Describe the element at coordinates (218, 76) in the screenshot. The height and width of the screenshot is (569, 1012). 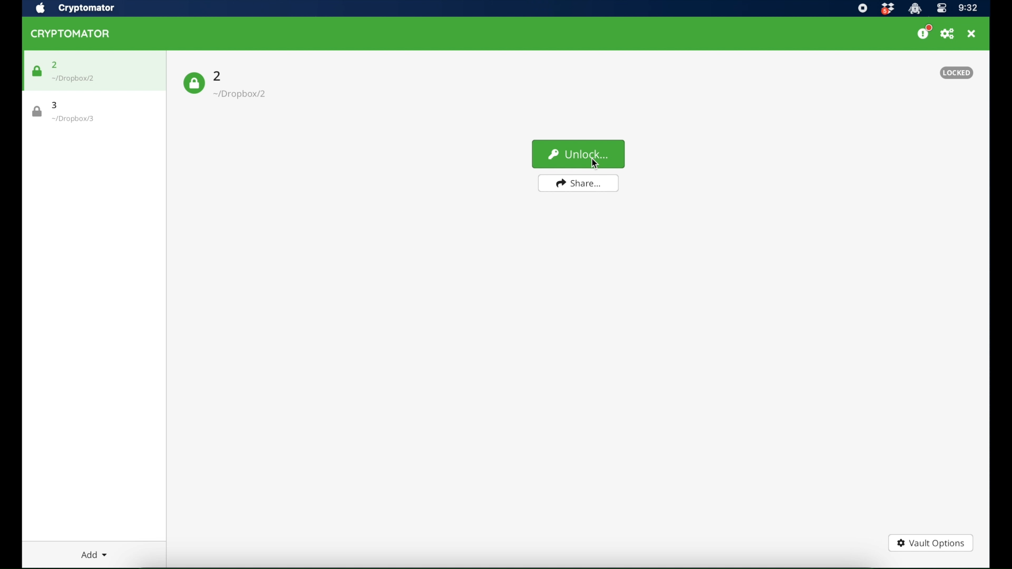
I see `2` at that location.